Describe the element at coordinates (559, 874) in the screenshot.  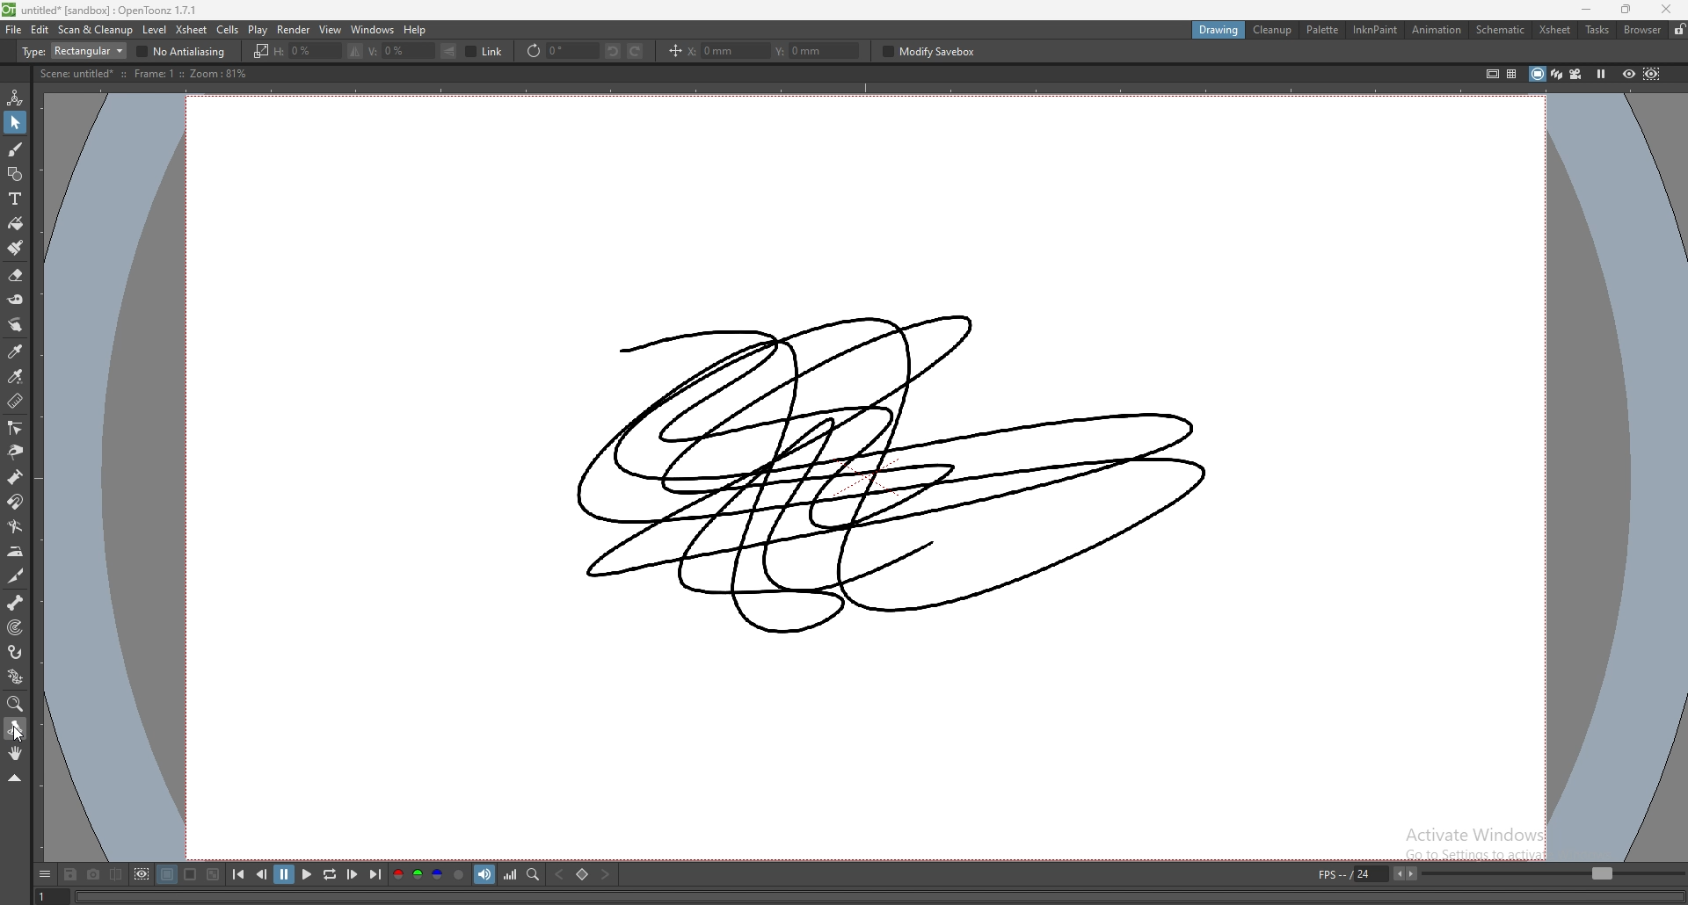
I see `previous key` at that location.